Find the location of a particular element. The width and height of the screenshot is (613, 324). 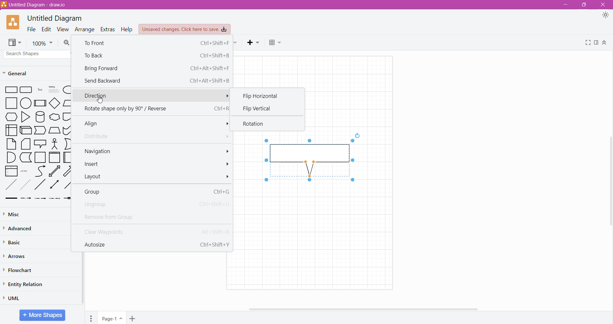

Square  is located at coordinates (40, 158).